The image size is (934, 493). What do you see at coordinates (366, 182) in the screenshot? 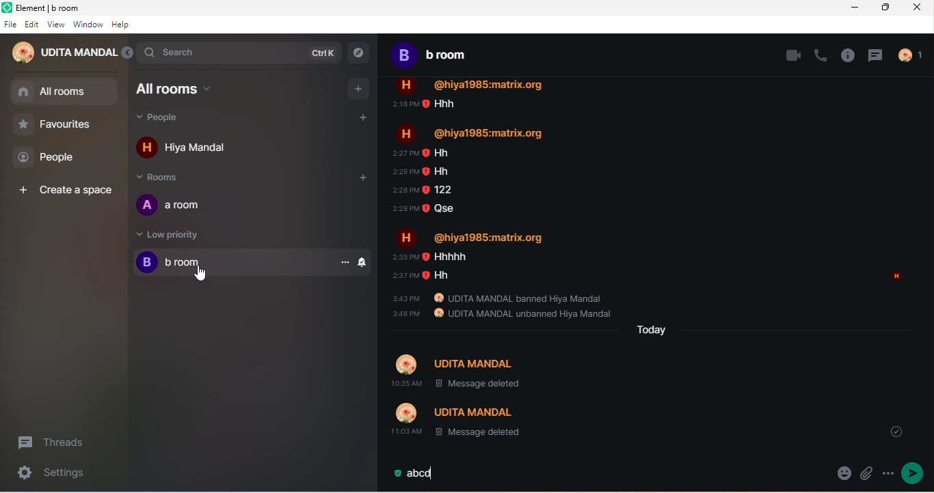
I see `add room` at bounding box center [366, 182].